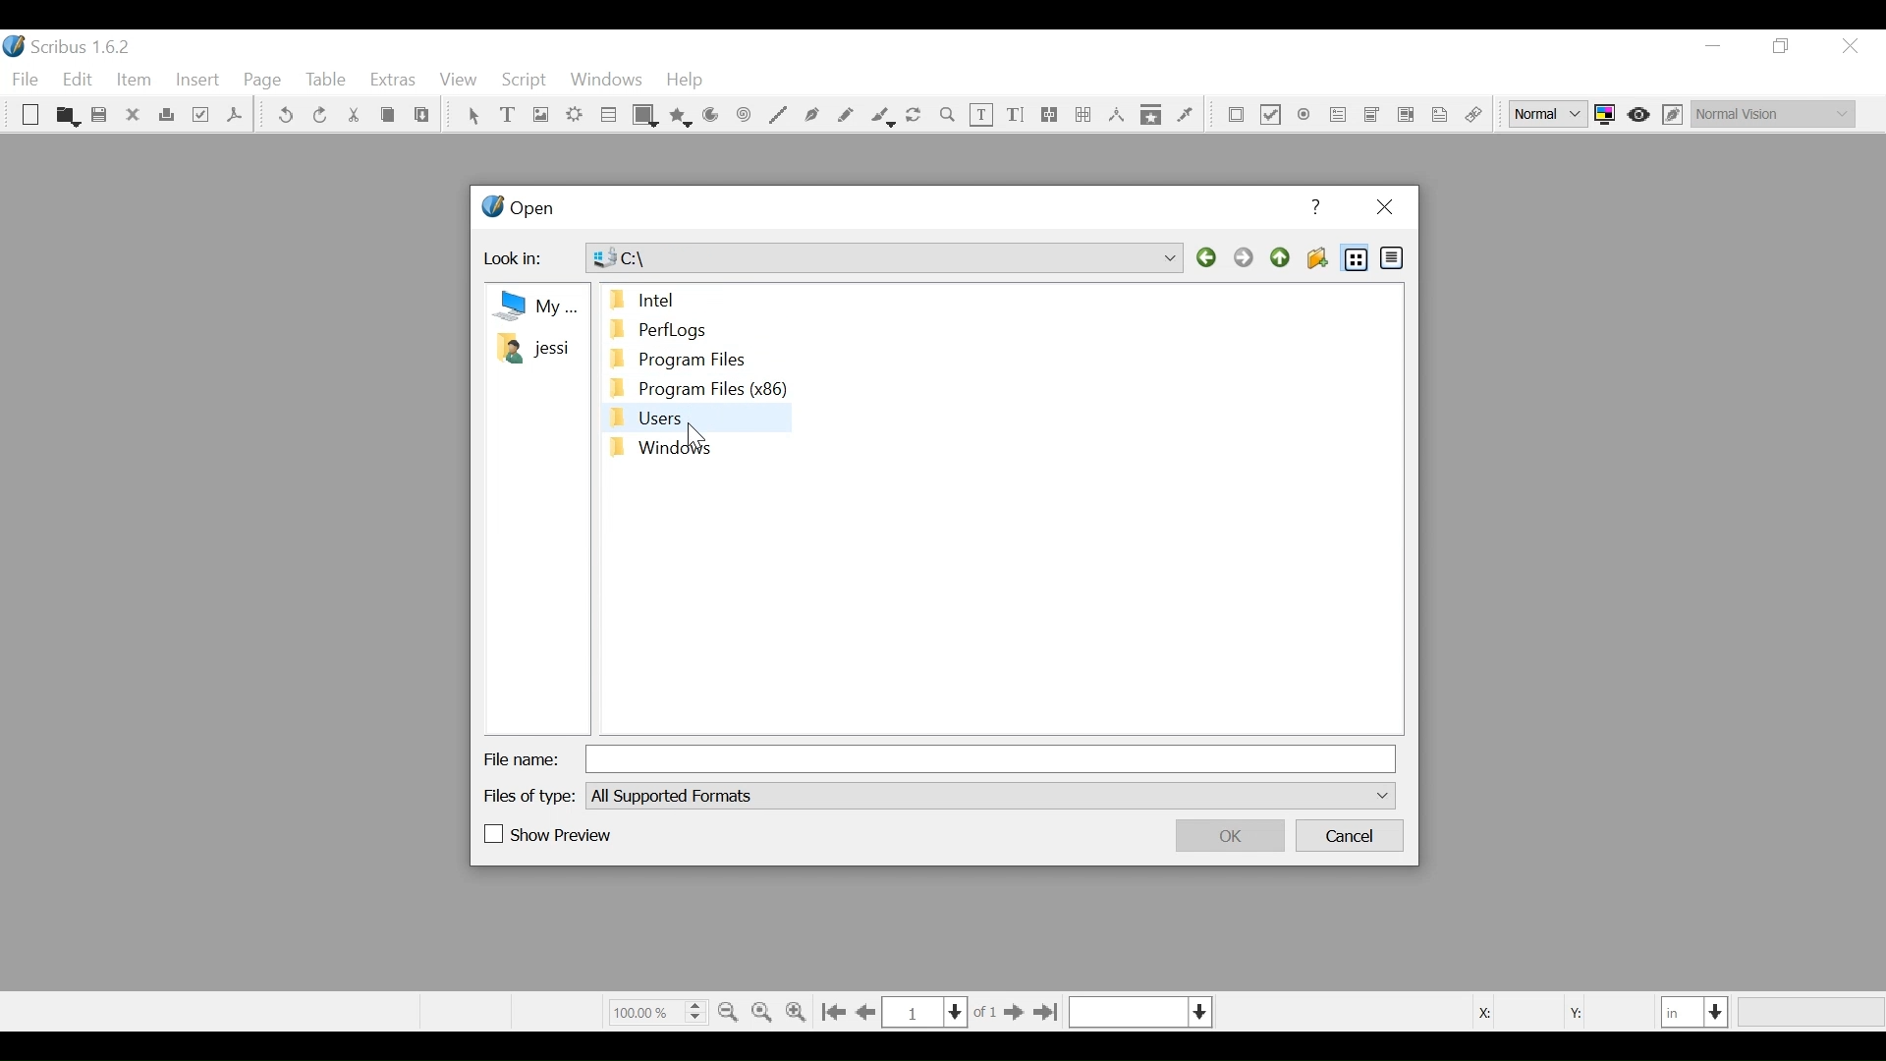 The height and width of the screenshot is (1061, 1886). What do you see at coordinates (764, 1009) in the screenshot?
I see `Zoom to 100` at bounding box center [764, 1009].